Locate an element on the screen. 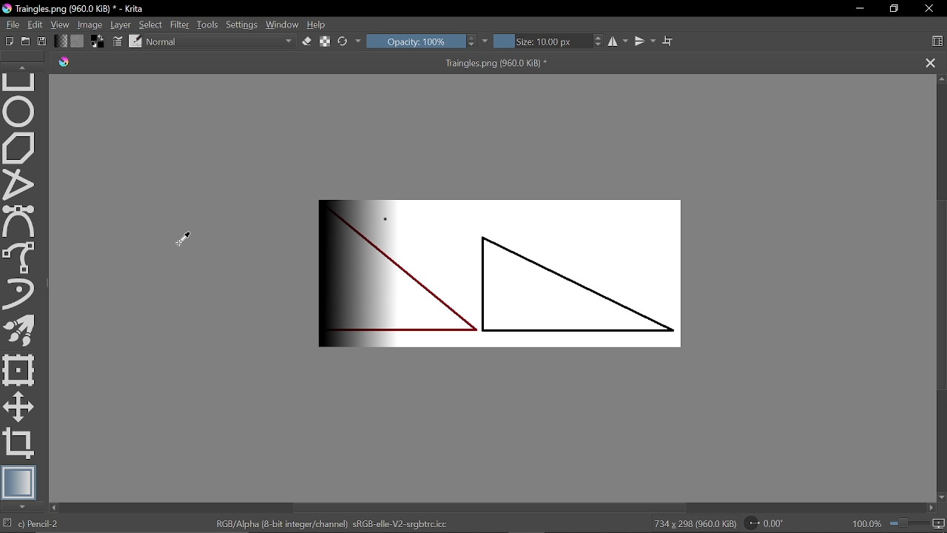  Horizontal scrollbar is located at coordinates (491, 508).